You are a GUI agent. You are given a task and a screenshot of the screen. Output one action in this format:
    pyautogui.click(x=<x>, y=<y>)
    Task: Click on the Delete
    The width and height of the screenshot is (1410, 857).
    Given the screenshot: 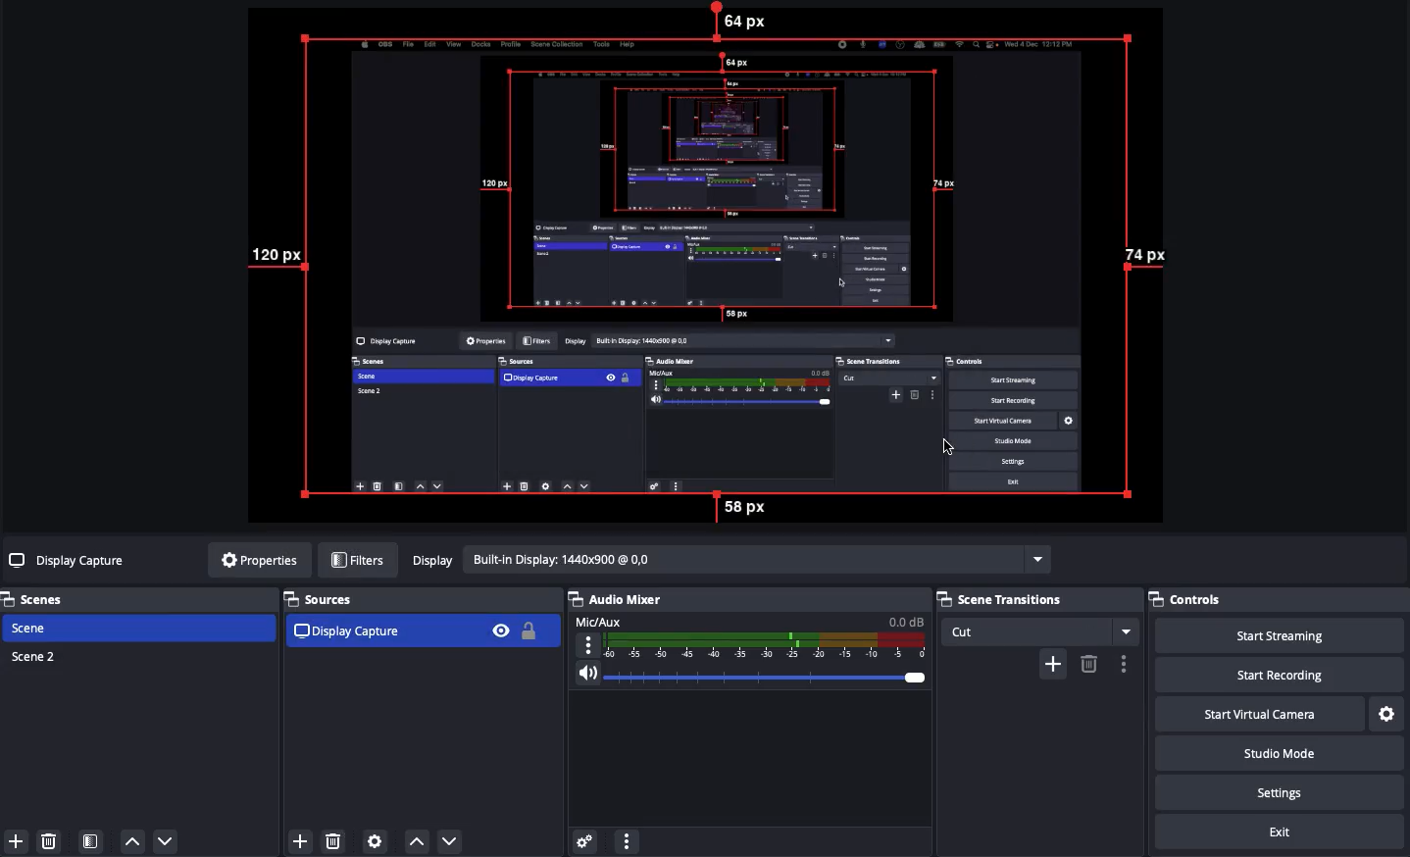 What is the action you would take?
    pyautogui.click(x=334, y=837)
    